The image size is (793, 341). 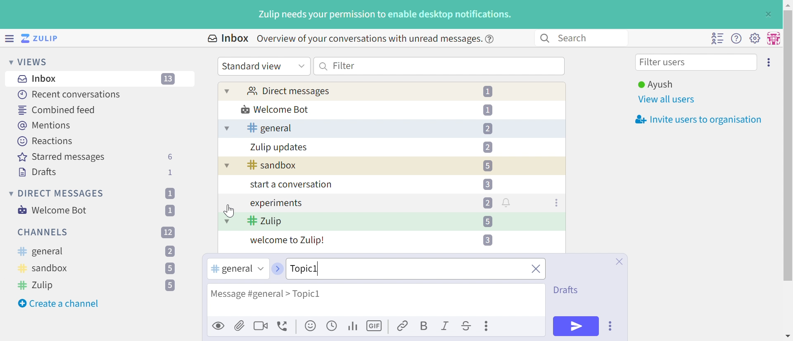 I want to click on Welcome Bot, so click(x=275, y=110).